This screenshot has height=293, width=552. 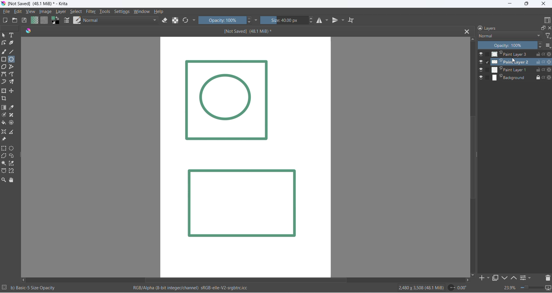 What do you see at coordinates (4, 59) in the screenshot?
I see `rectangle tool` at bounding box center [4, 59].